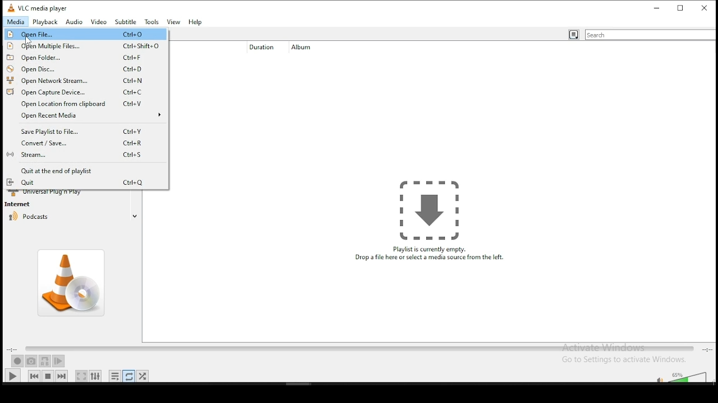  I want to click on toggle playlist view, so click(573, 35).